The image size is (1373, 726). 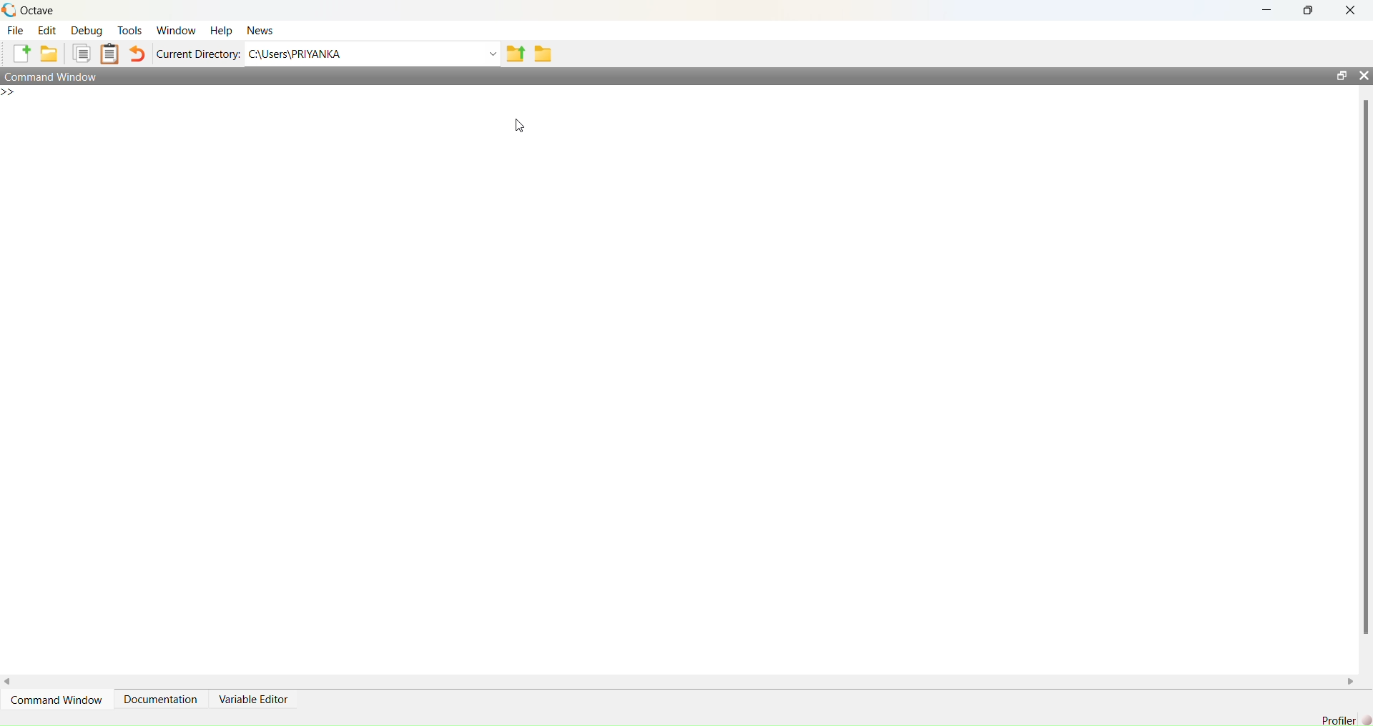 What do you see at coordinates (255, 699) in the screenshot?
I see `Variable Editor` at bounding box center [255, 699].